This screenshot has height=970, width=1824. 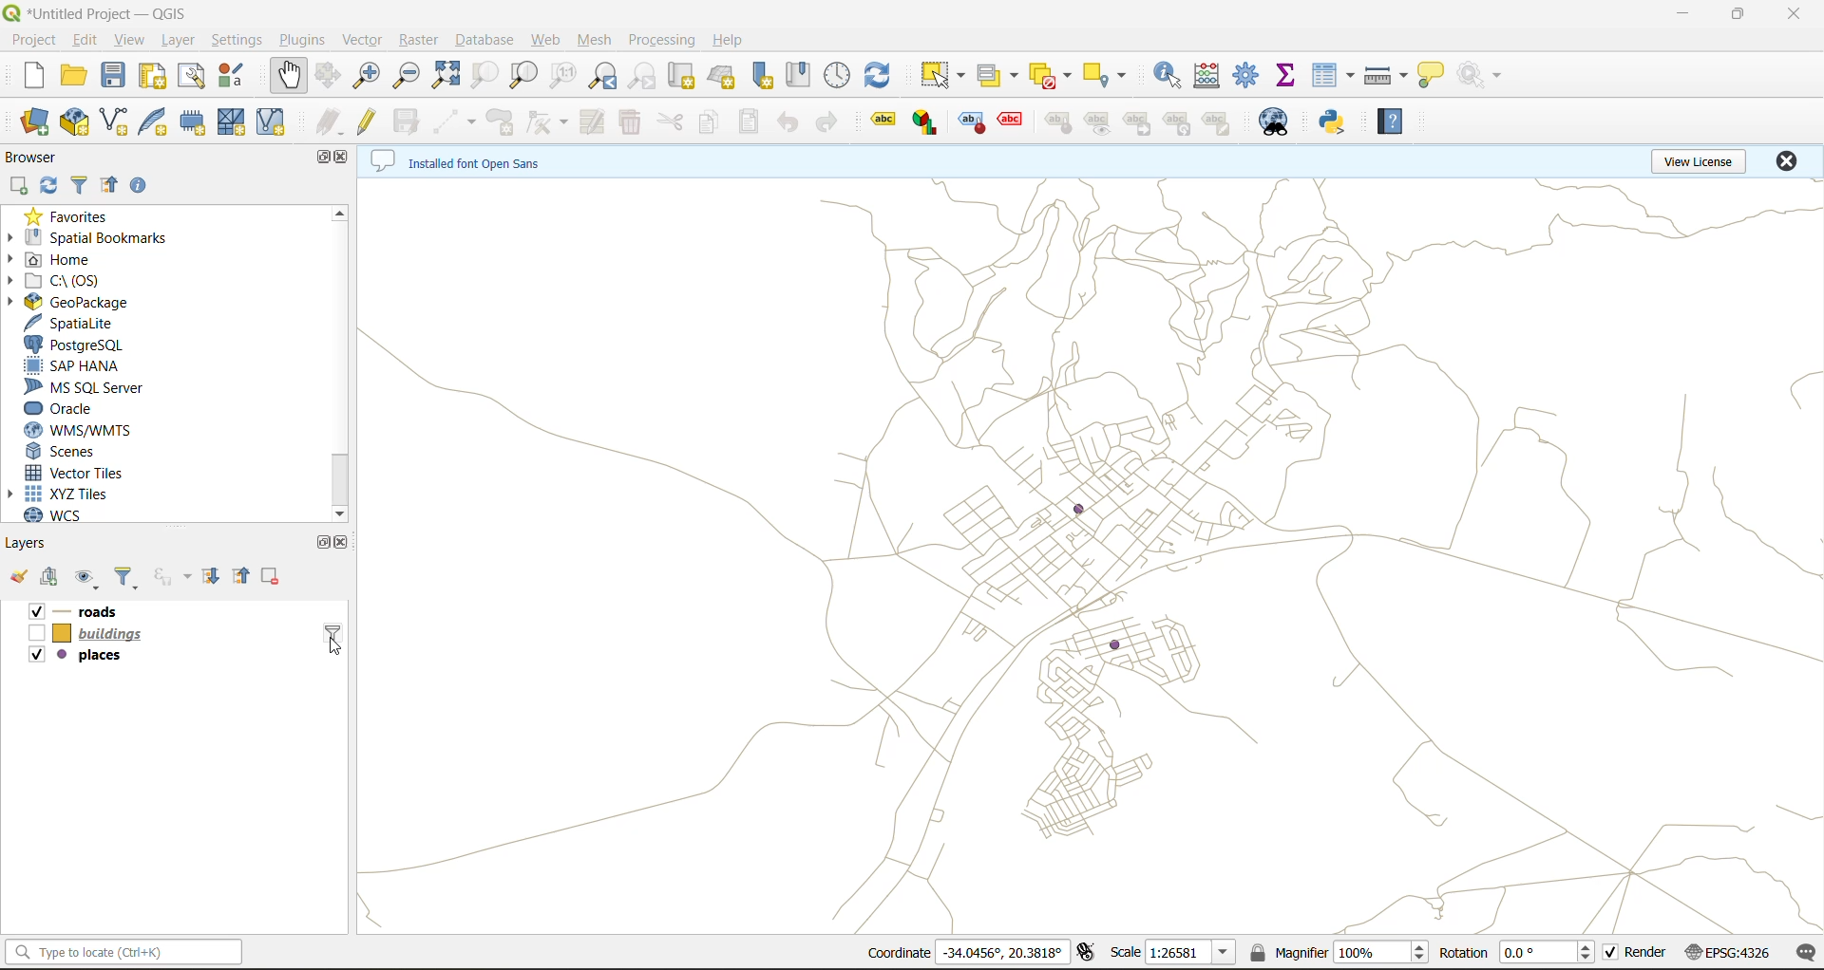 What do you see at coordinates (66, 516) in the screenshot?
I see `wcs` at bounding box center [66, 516].